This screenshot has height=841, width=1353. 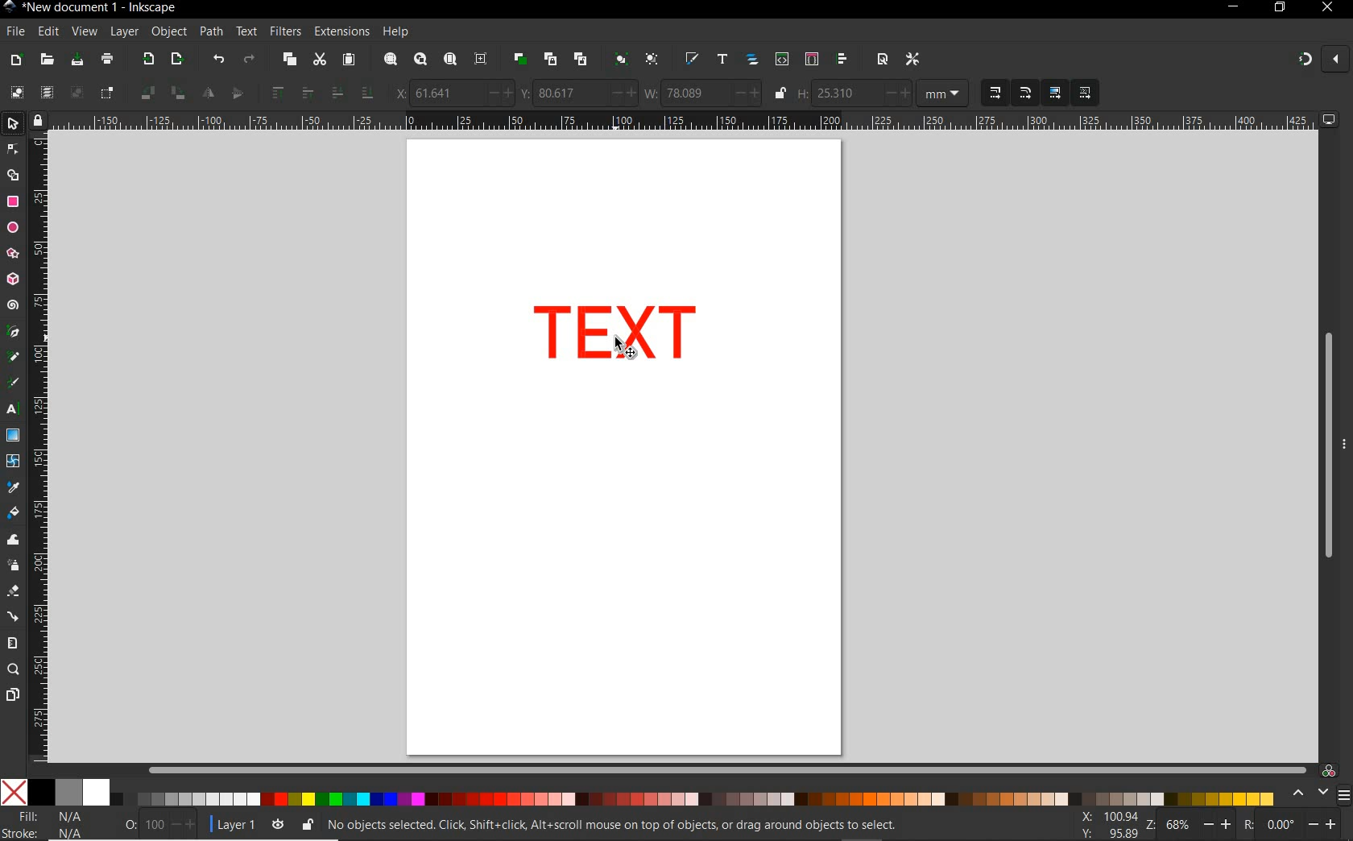 I want to click on edit, so click(x=48, y=31).